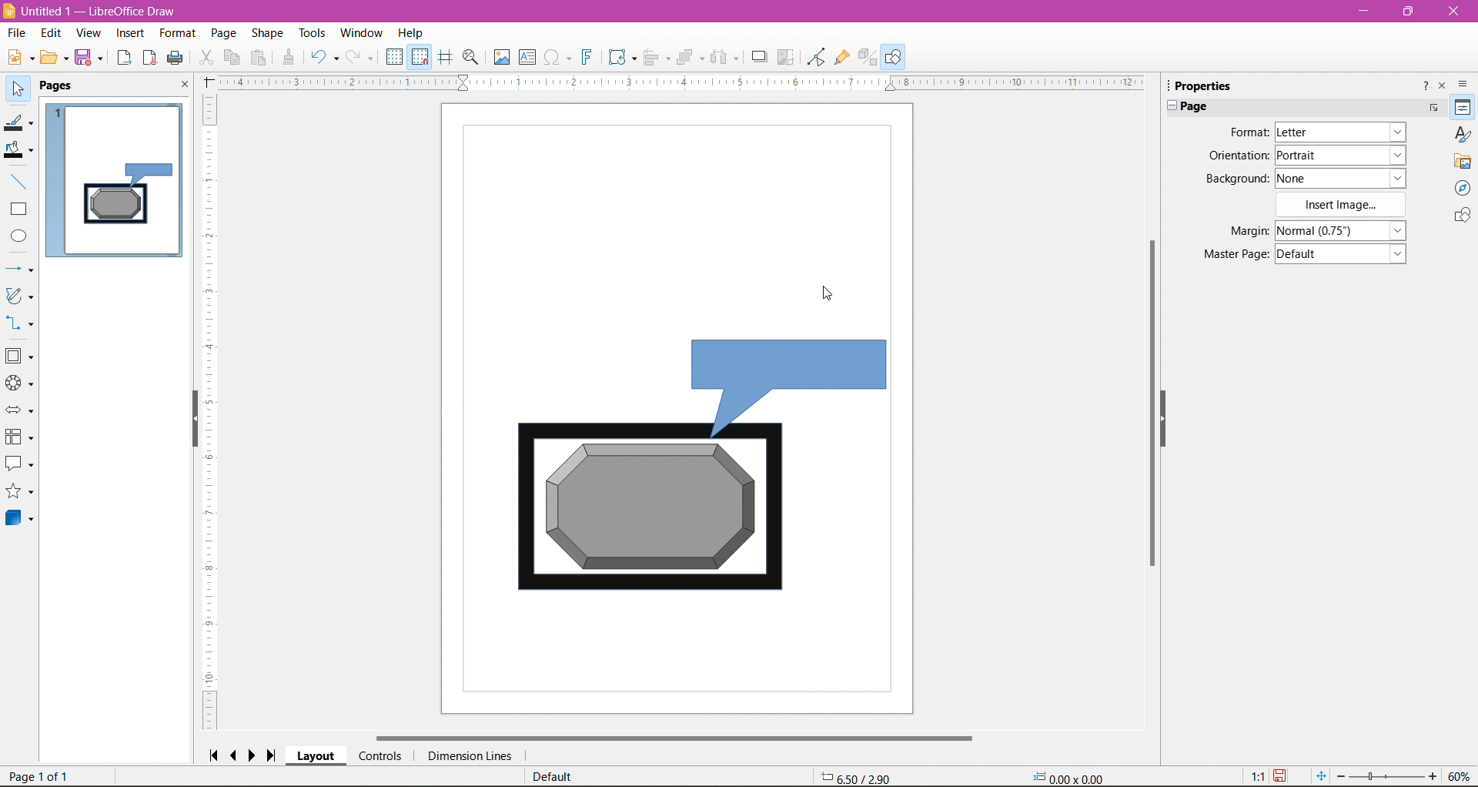 The image size is (1478, 787). Describe the element at coordinates (680, 83) in the screenshot. I see `Ruler` at that location.